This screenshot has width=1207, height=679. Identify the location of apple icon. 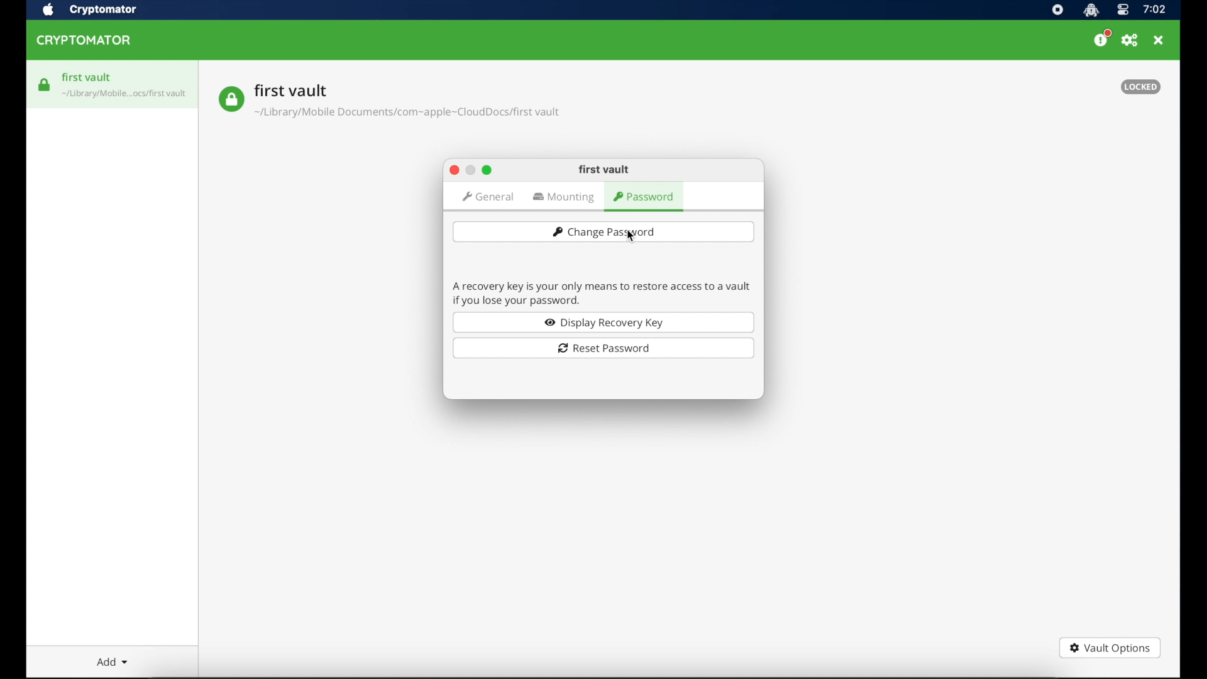
(47, 10).